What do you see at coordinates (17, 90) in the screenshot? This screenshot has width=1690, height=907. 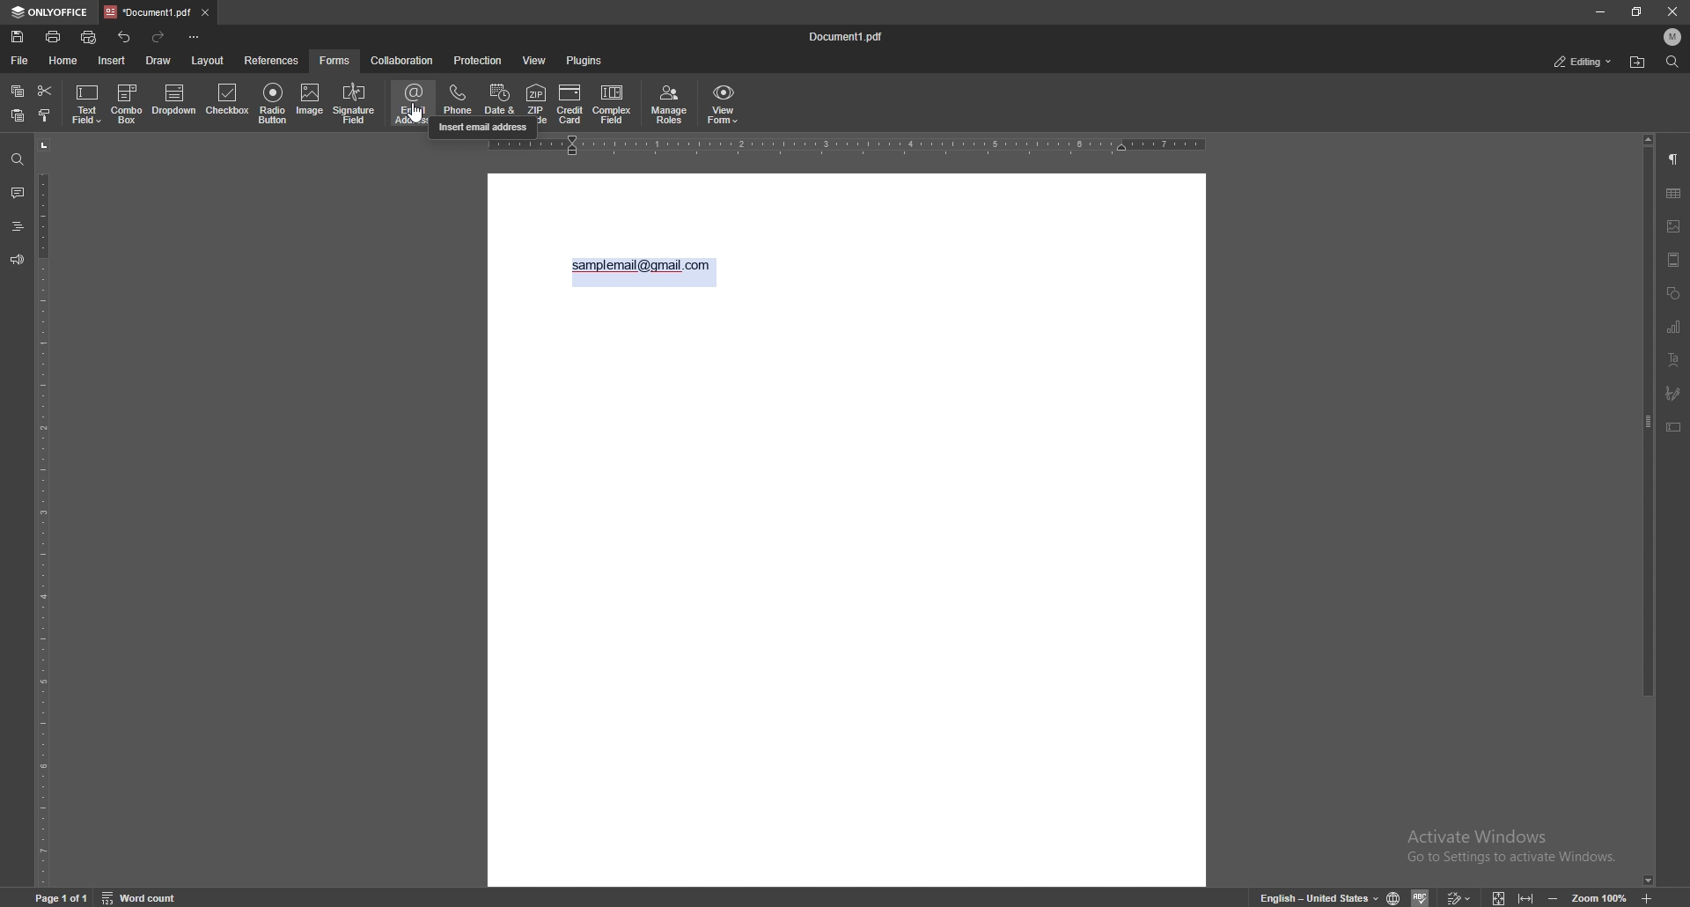 I see `copy` at bounding box center [17, 90].